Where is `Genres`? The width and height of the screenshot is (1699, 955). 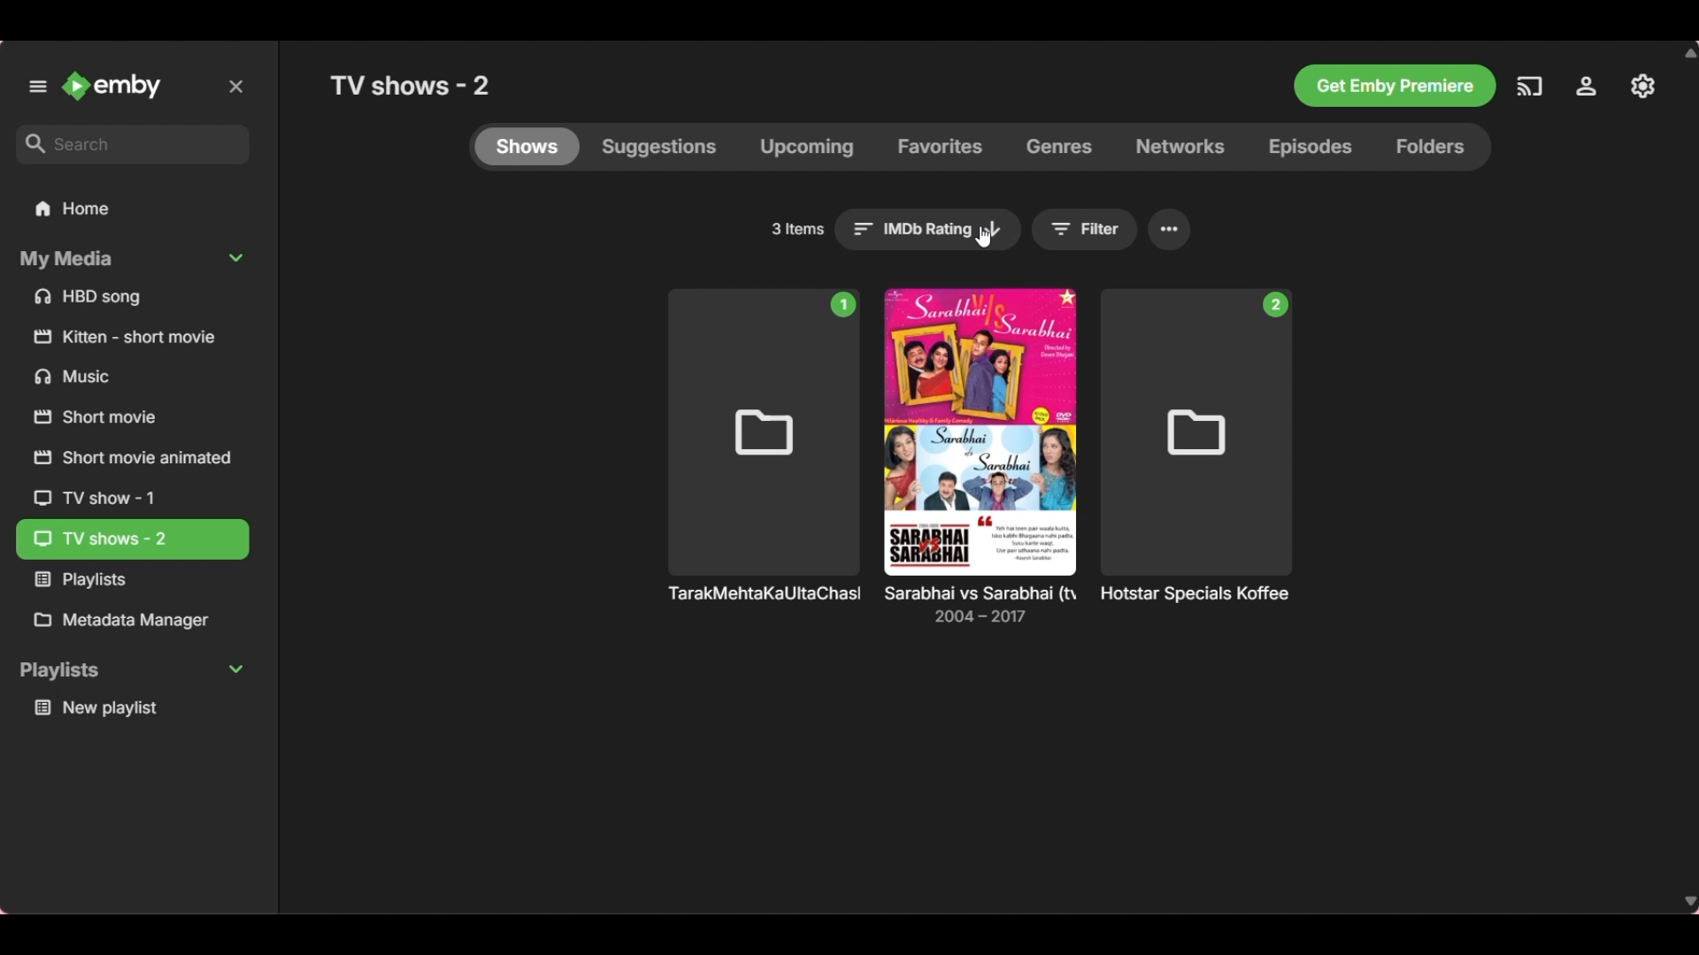 Genres is located at coordinates (1059, 148).